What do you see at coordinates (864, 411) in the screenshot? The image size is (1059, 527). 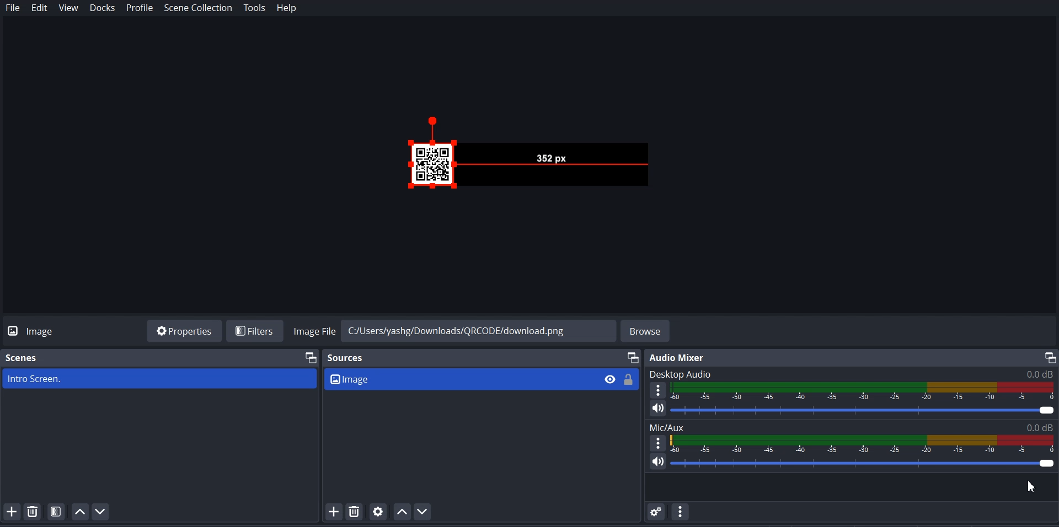 I see `Volume Adjuster` at bounding box center [864, 411].